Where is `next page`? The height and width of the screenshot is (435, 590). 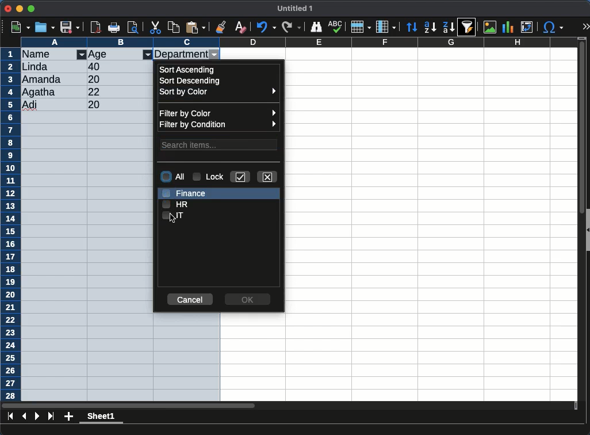
next page is located at coordinates (37, 416).